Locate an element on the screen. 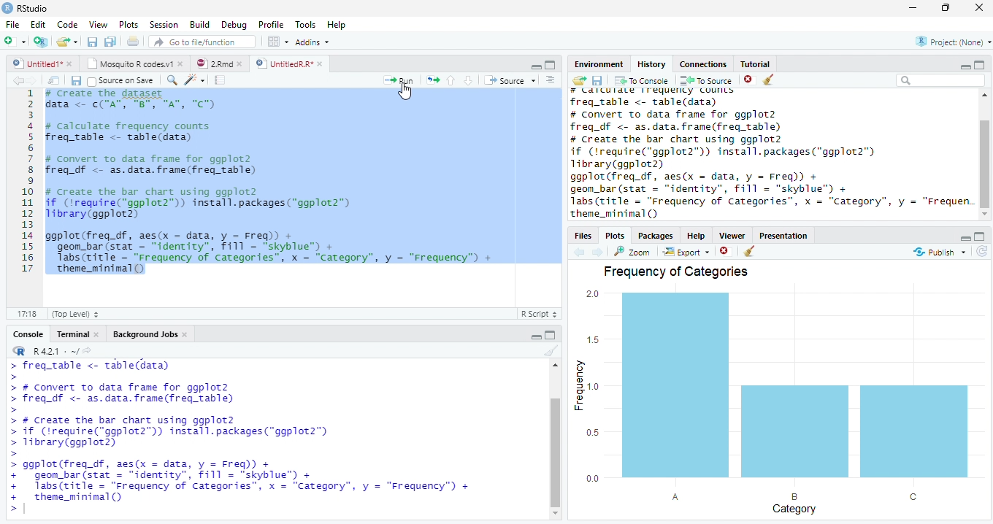  Code  is located at coordinates (196, 80).